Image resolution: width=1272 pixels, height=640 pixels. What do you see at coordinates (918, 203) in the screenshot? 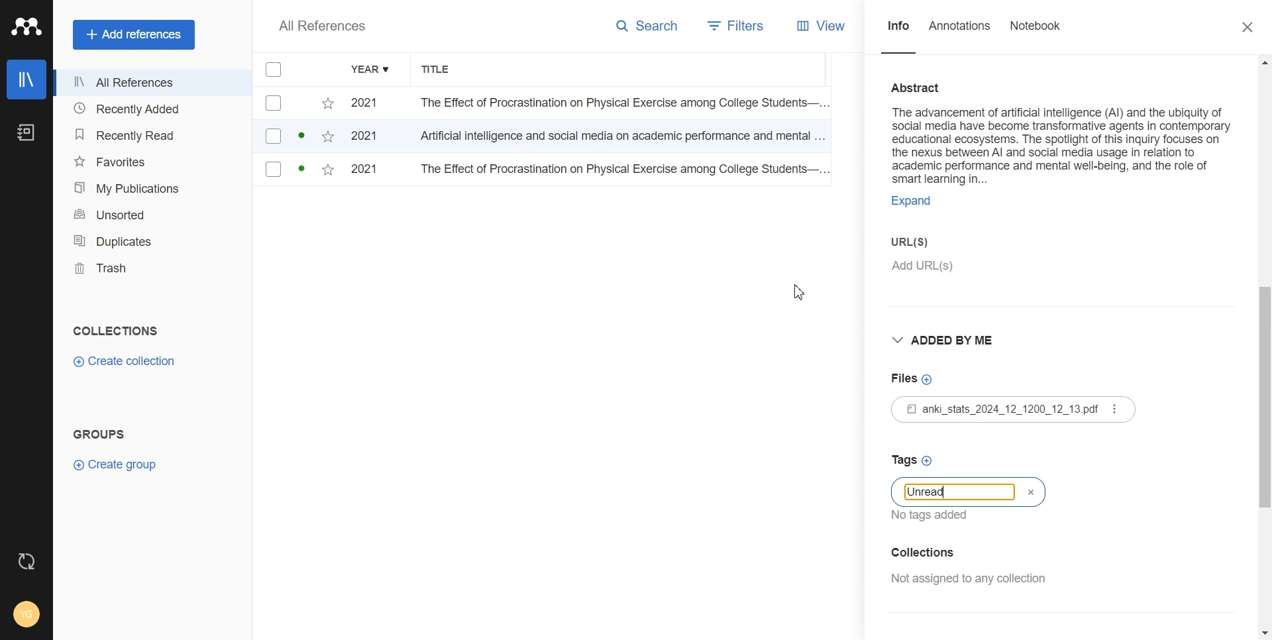
I see `EXPAND` at bounding box center [918, 203].